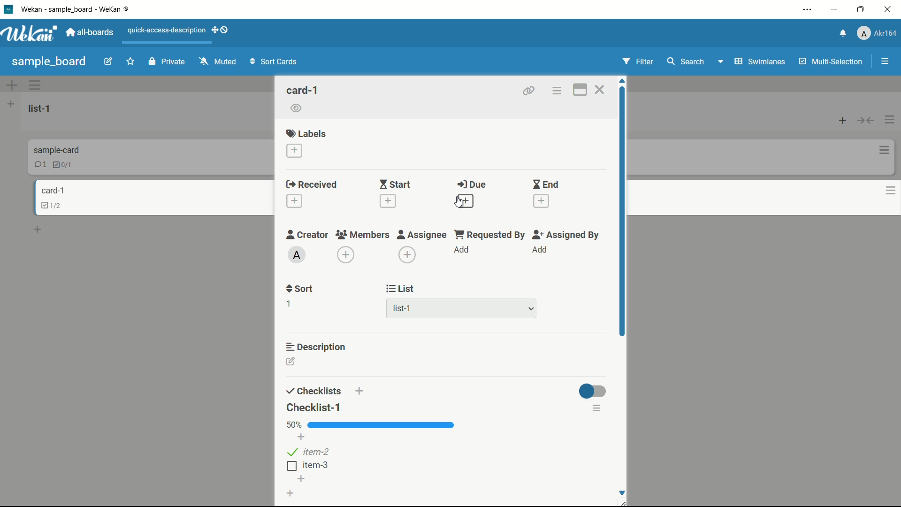 This screenshot has height=507, width=901. What do you see at coordinates (882, 190) in the screenshot?
I see `card actions` at bounding box center [882, 190].